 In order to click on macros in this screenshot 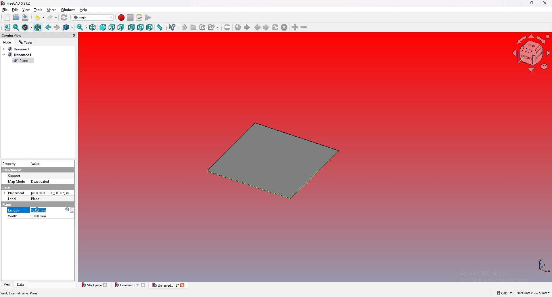, I will do `click(139, 17)`.